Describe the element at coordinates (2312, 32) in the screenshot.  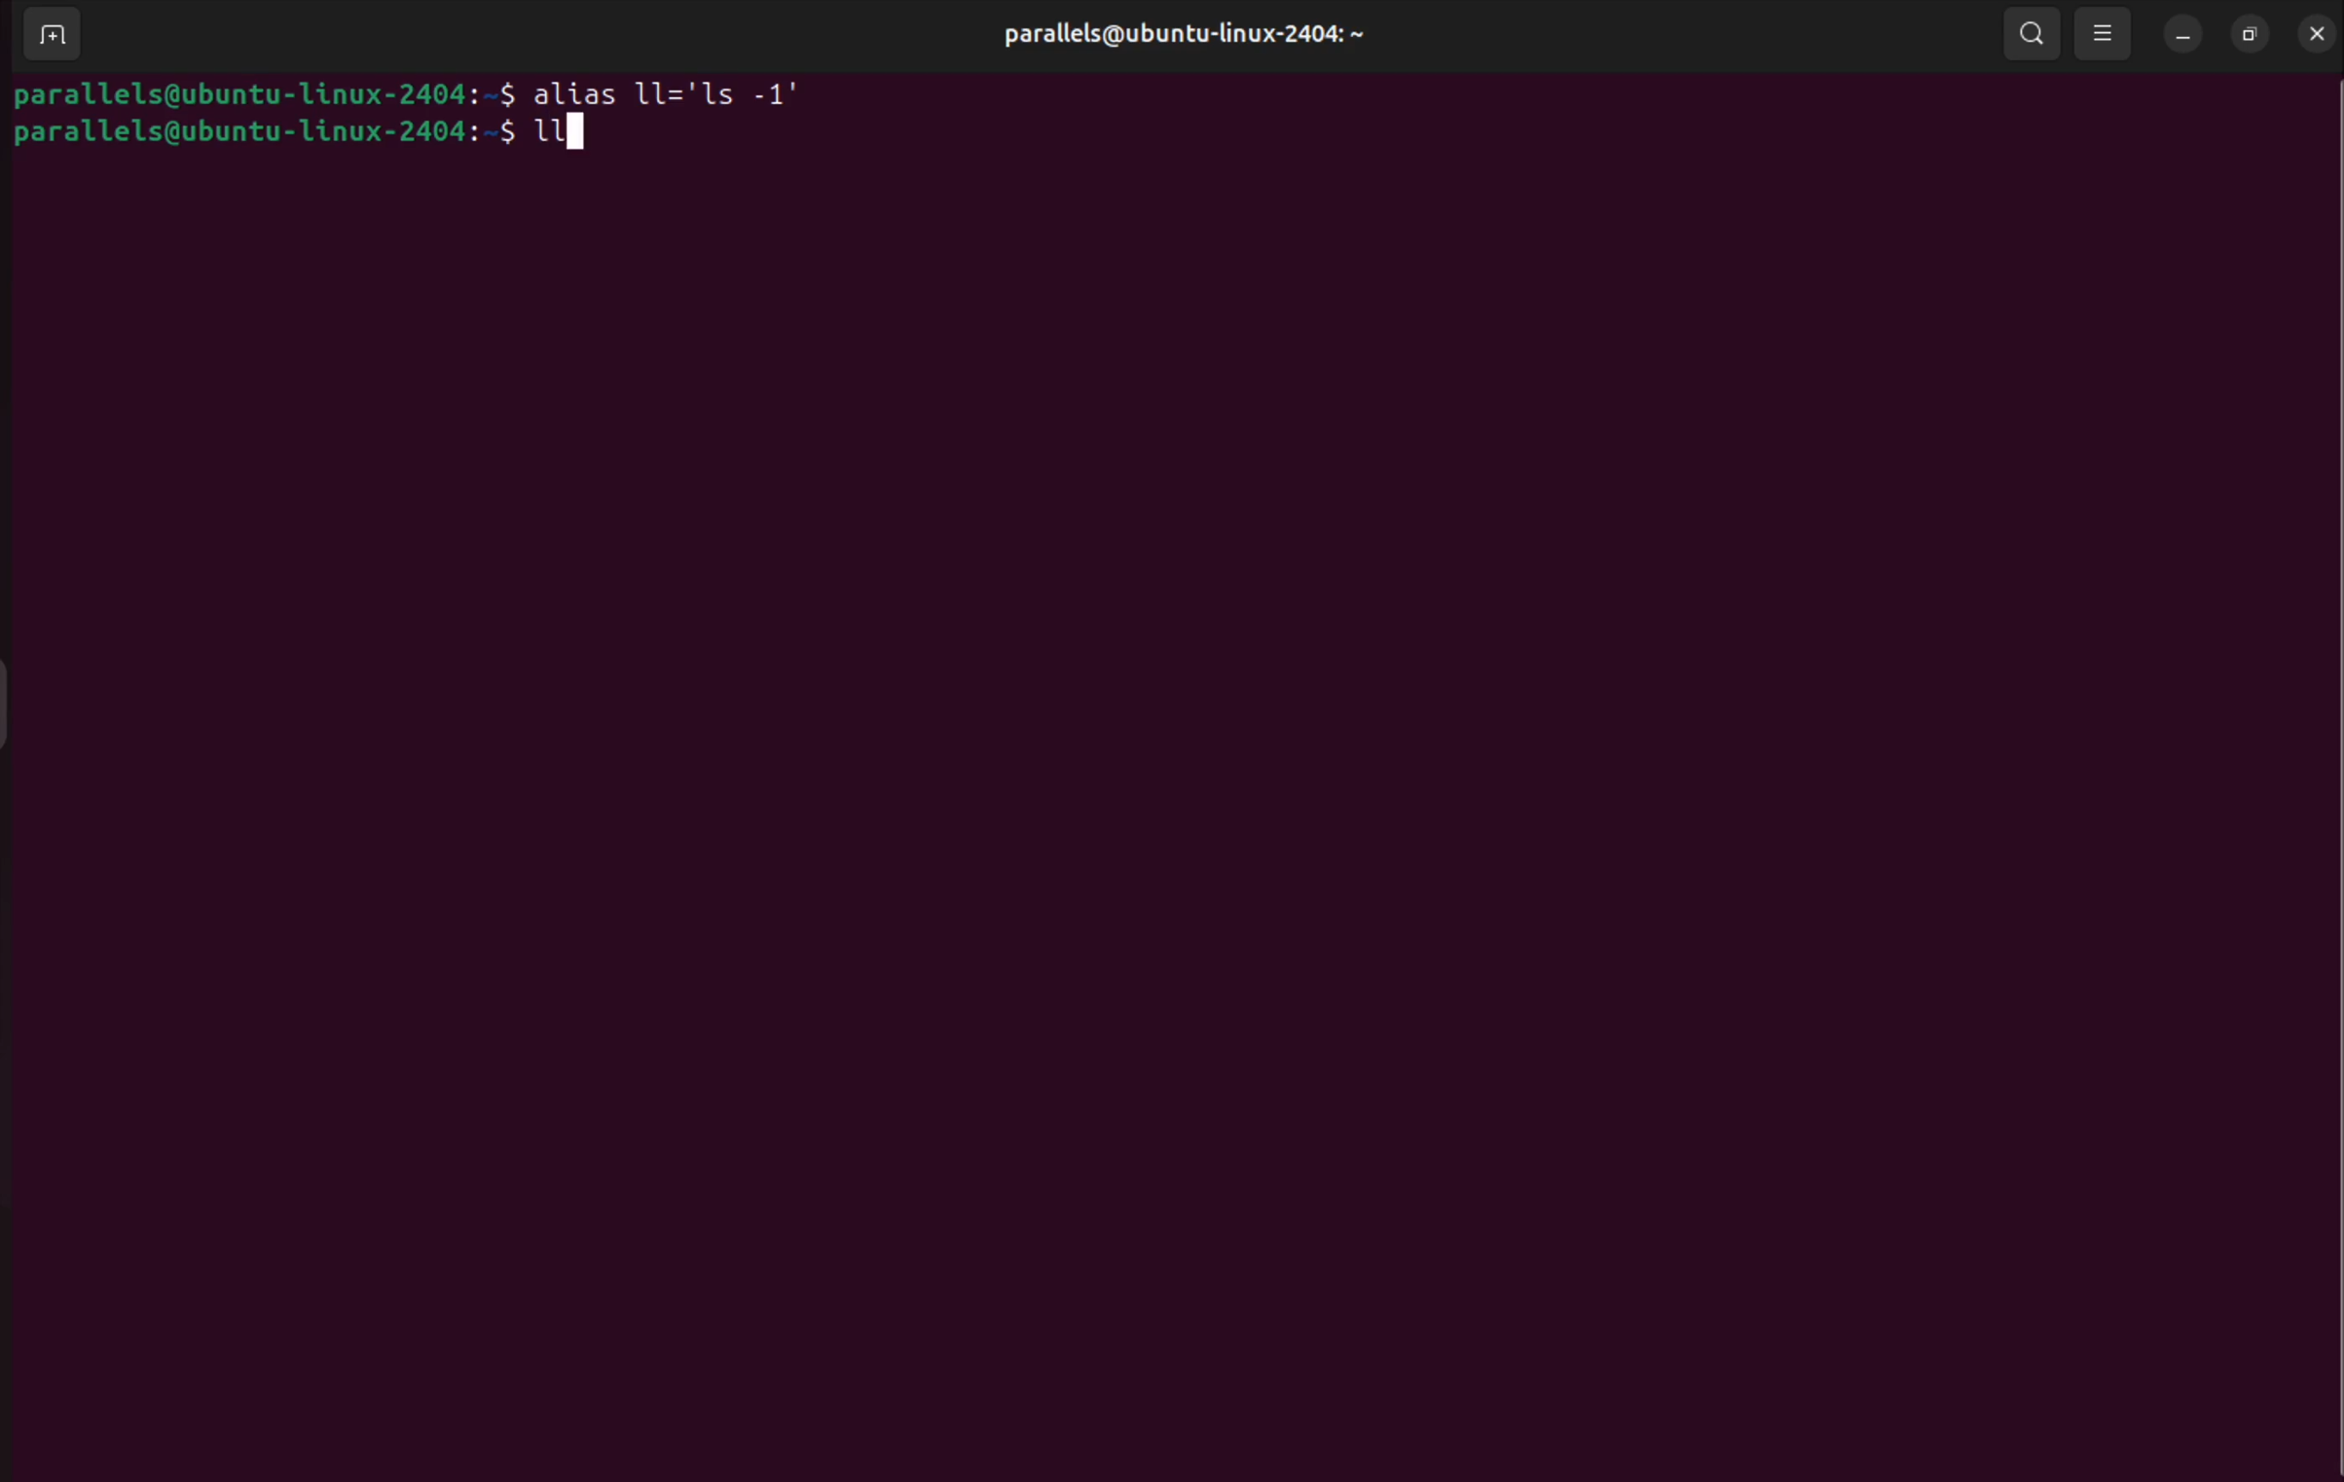
I see `close` at that location.